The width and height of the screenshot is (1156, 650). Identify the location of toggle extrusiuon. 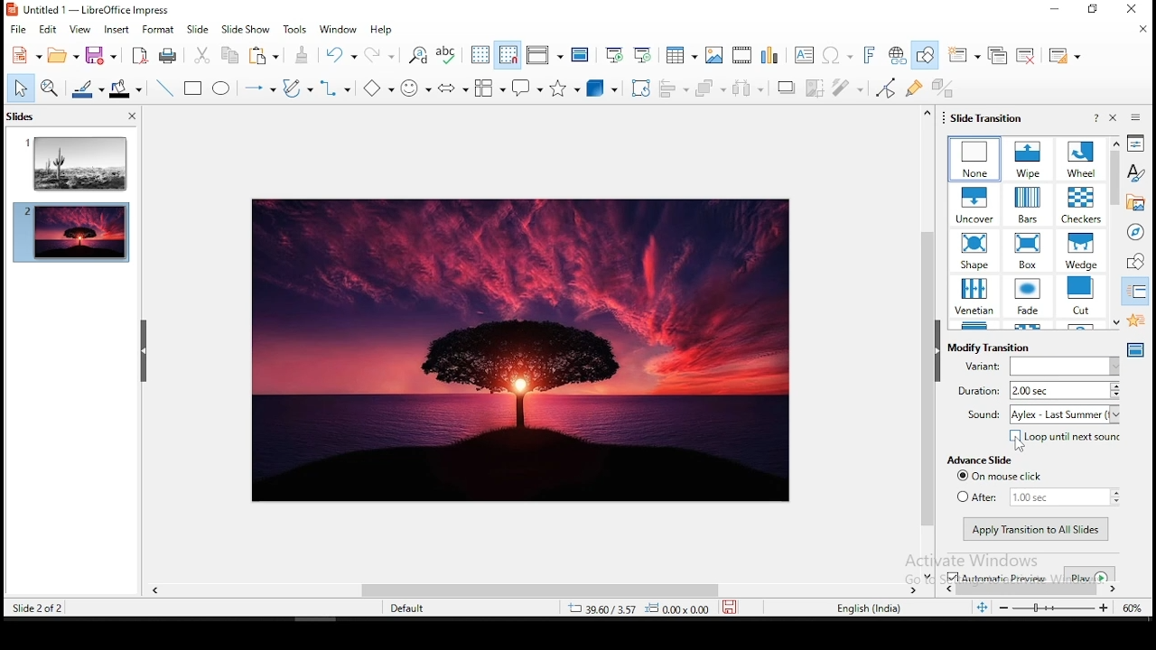
(942, 88).